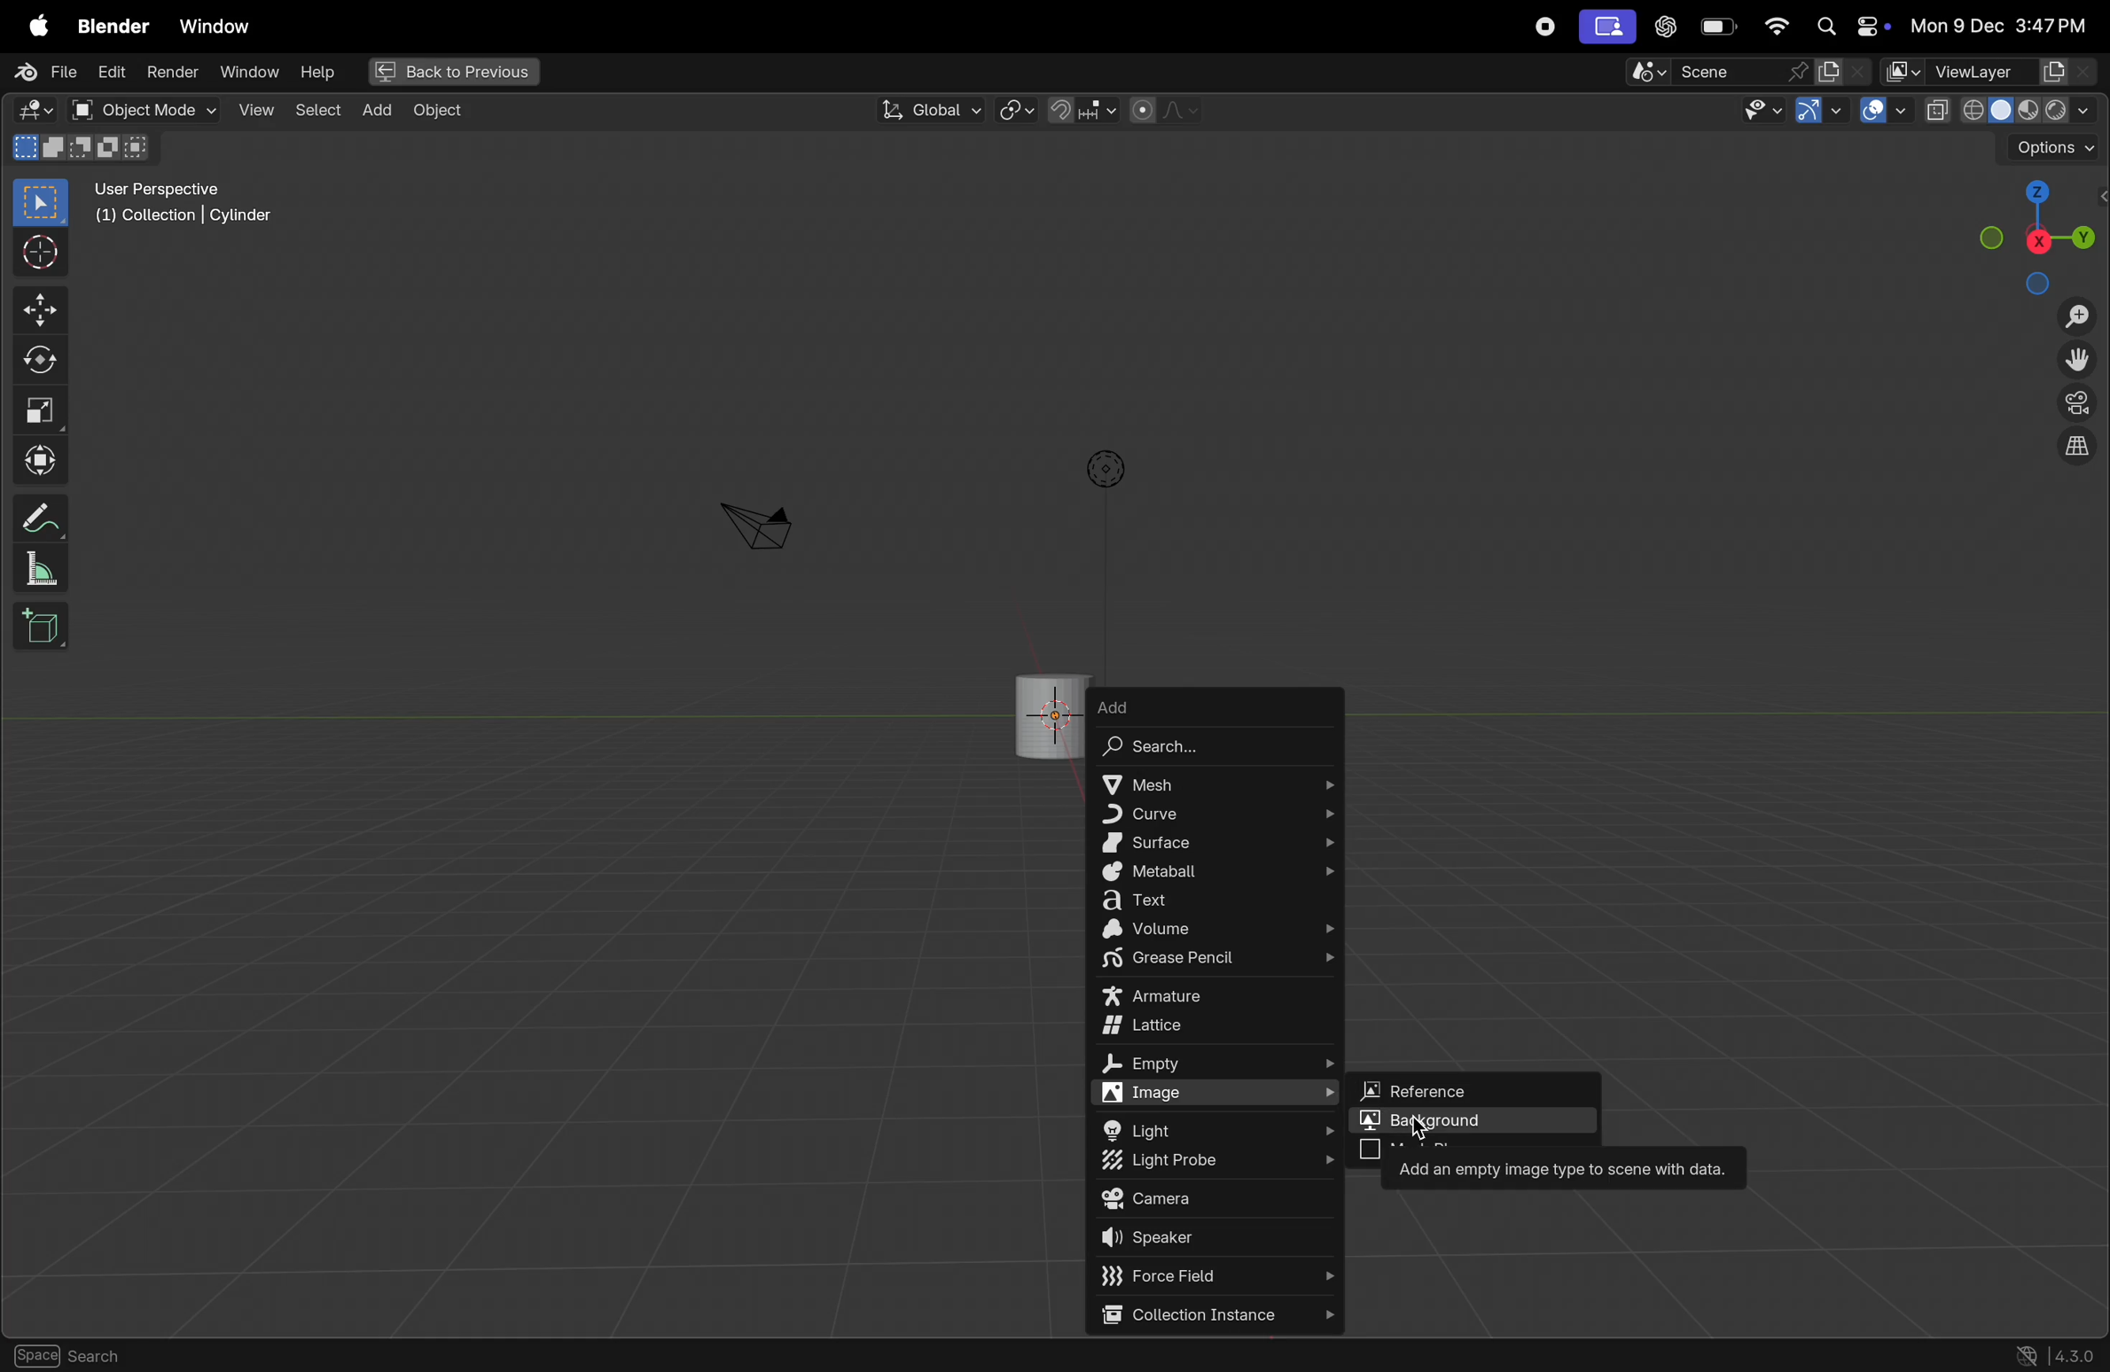 The image size is (2110, 1372). What do you see at coordinates (1220, 1093) in the screenshot?
I see `image` at bounding box center [1220, 1093].